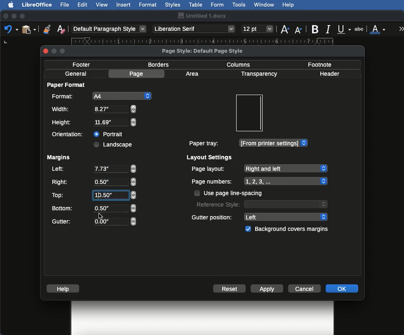 The height and width of the screenshot is (335, 404). I want to click on Transparency, so click(258, 74).